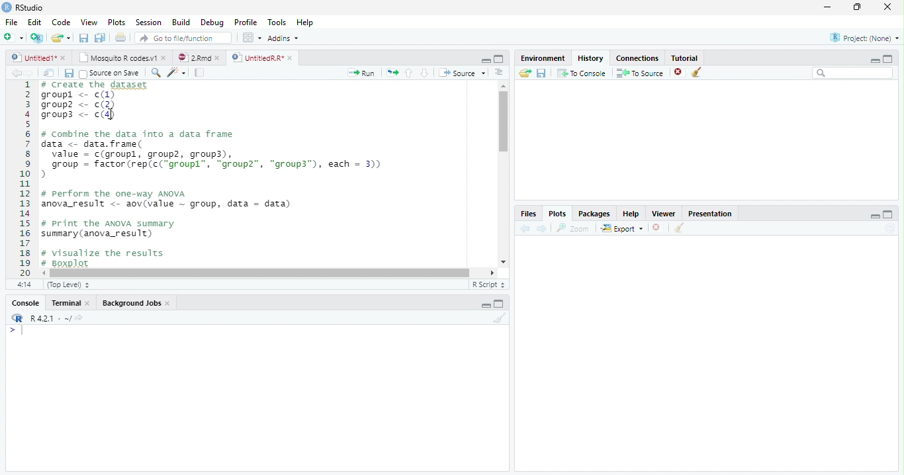 This screenshot has height=475, width=904. I want to click on maximize, so click(890, 58).